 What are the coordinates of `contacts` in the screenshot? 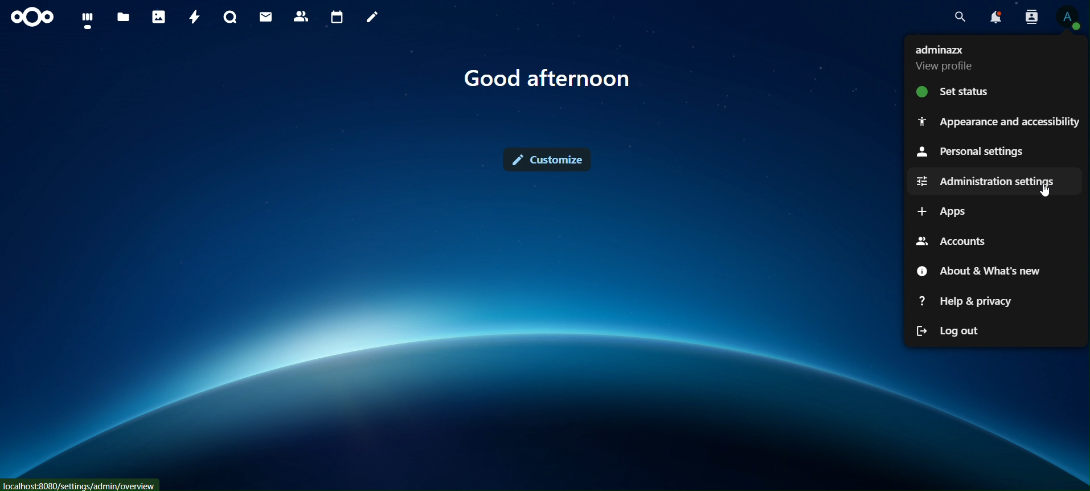 It's located at (301, 16).